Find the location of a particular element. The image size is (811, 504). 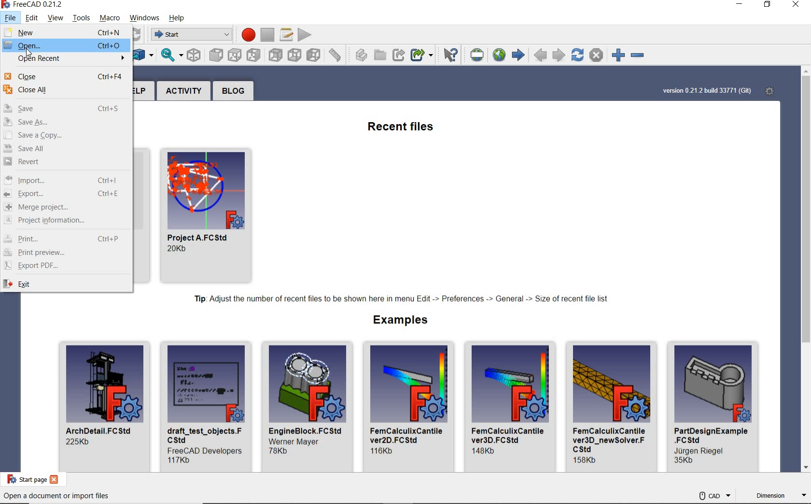

Ctrl+P is located at coordinates (110, 238).